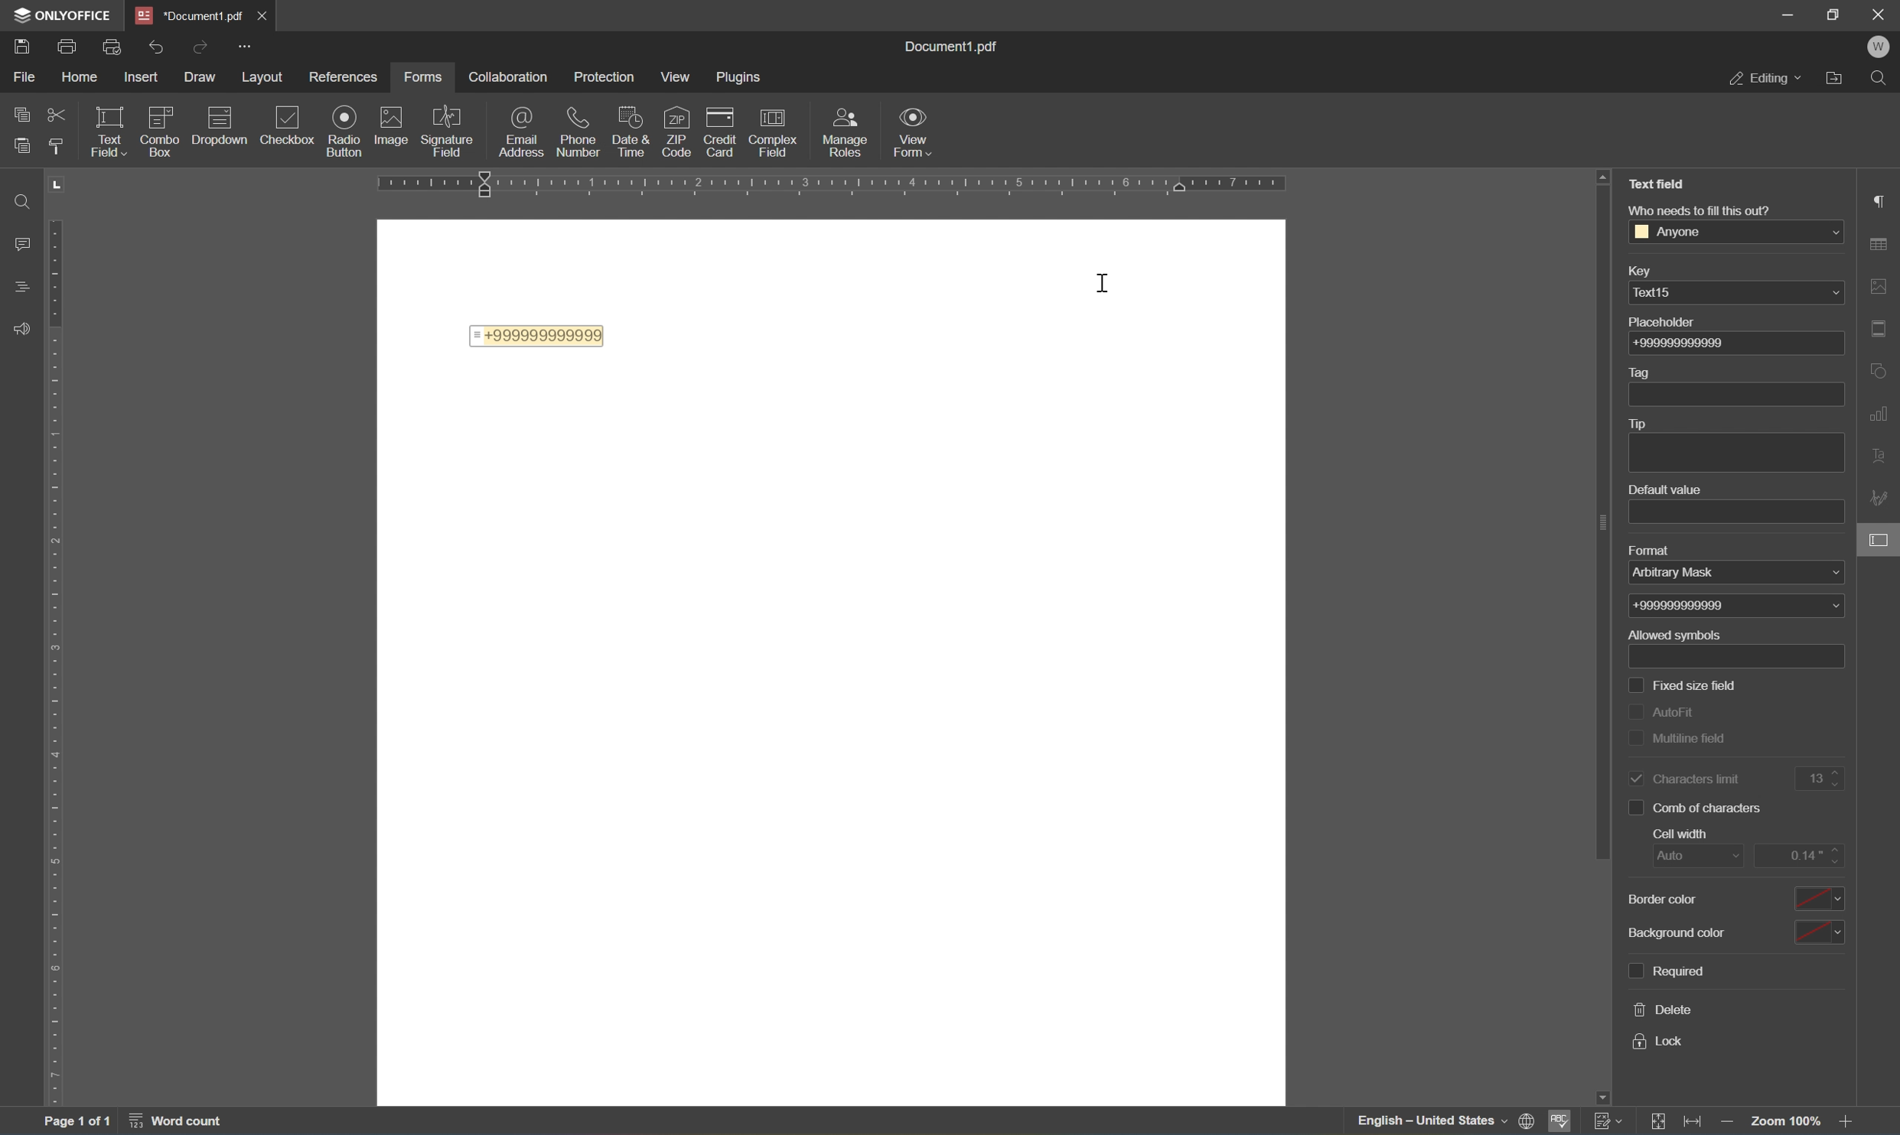 The width and height of the screenshot is (1900, 1135). What do you see at coordinates (1666, 971) in the screenshot?
I see `required` at bounding box center [1666, 971].